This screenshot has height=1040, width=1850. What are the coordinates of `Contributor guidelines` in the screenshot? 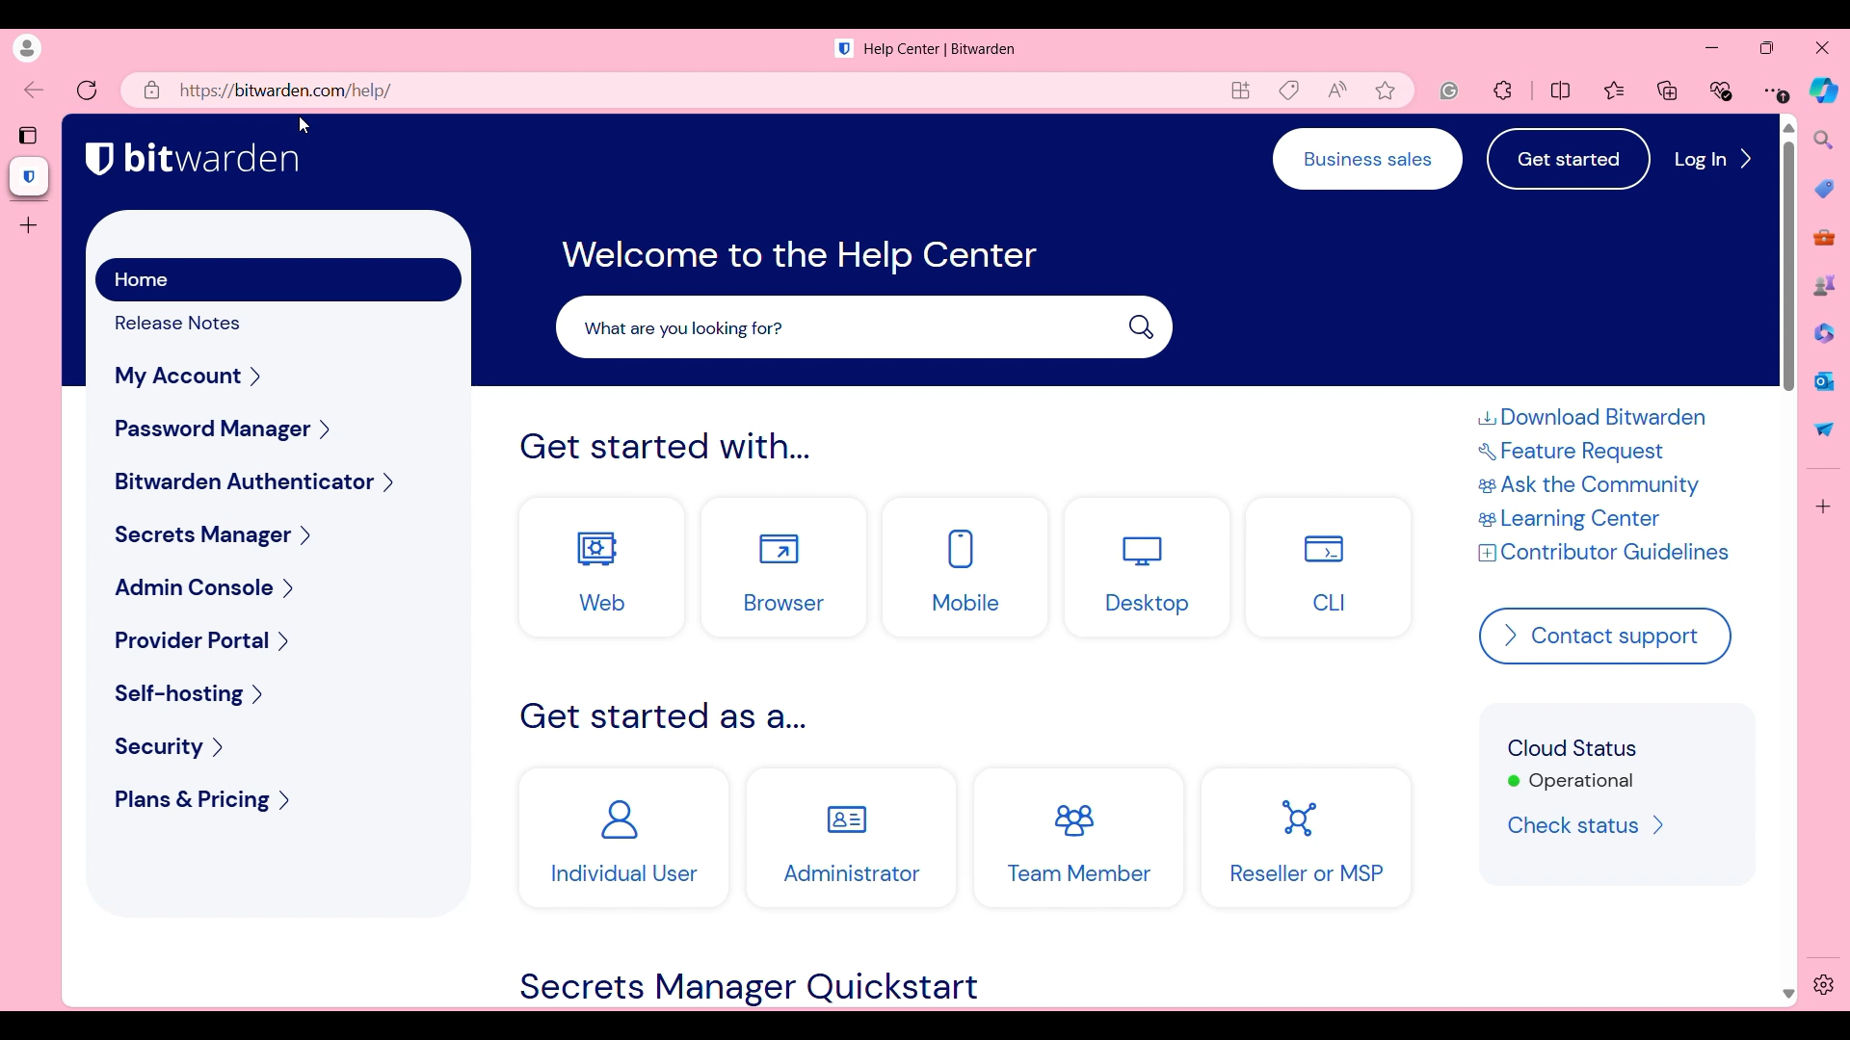 It's located at (1603, 552).